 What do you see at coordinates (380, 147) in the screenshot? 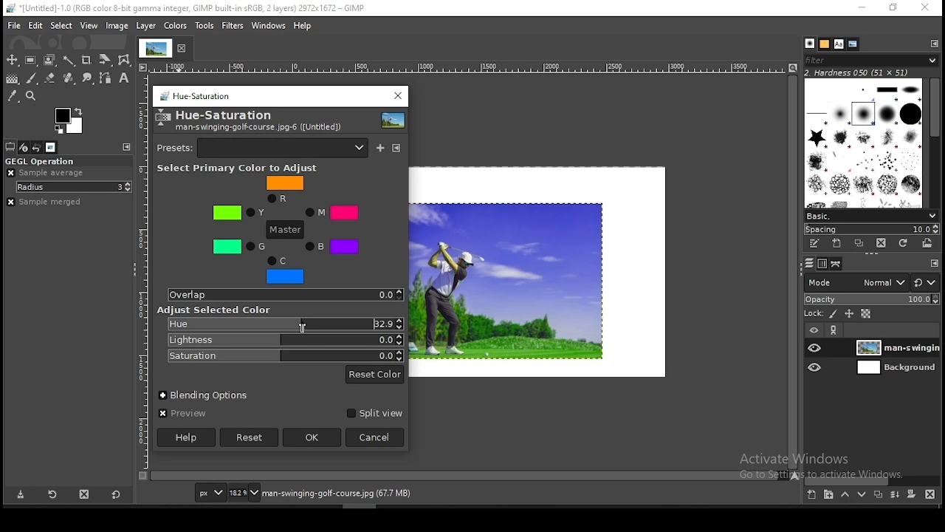
I see `save current as named preset` at bounding box center [380, 147].